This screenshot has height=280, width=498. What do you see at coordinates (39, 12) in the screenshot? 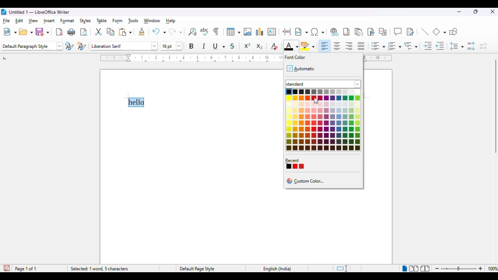
I see `title` at bounding box center [39, 12].